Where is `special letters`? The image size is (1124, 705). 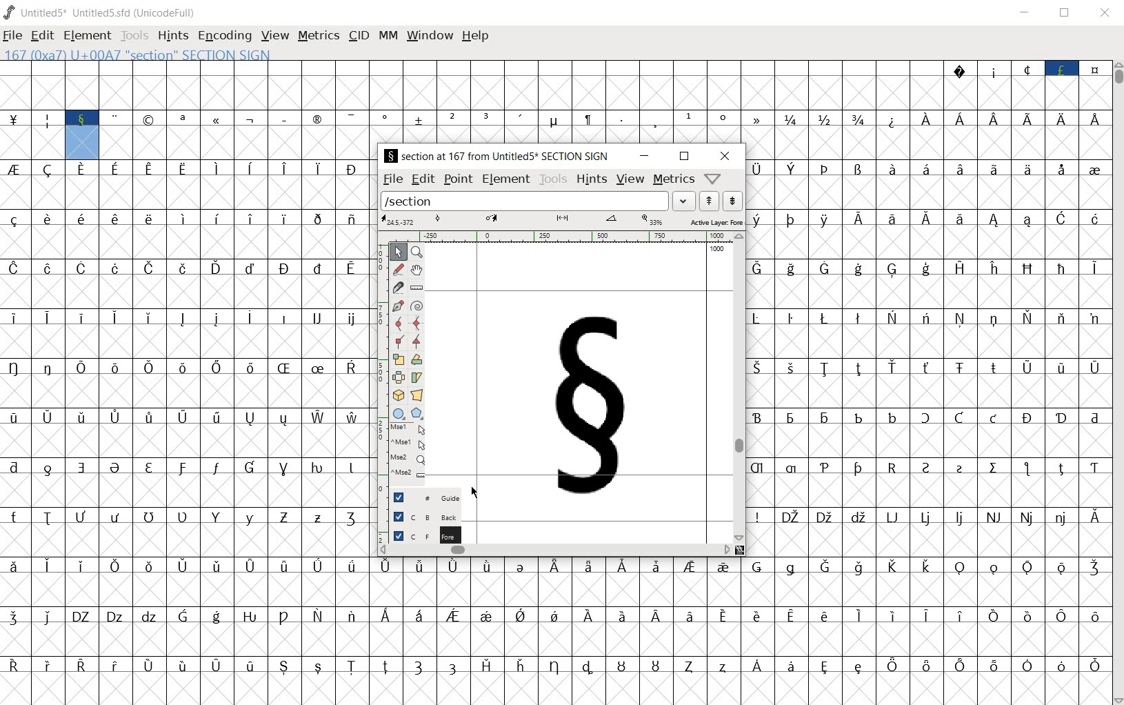 special letters is located at coordinates (557, 664).